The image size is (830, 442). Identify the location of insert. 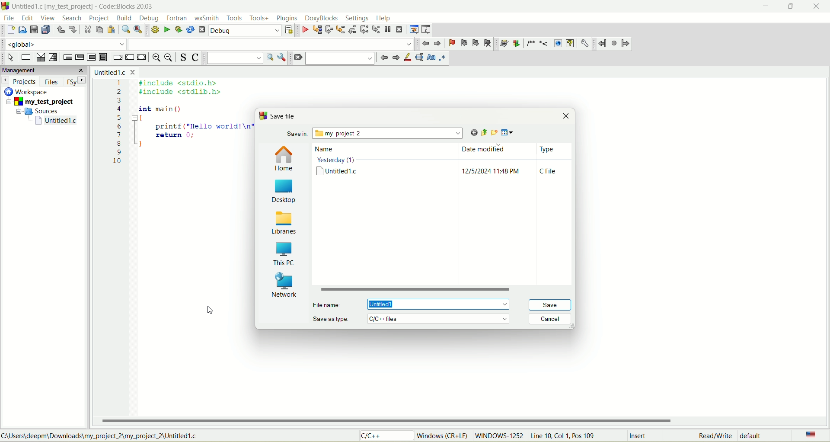
(639, 436).